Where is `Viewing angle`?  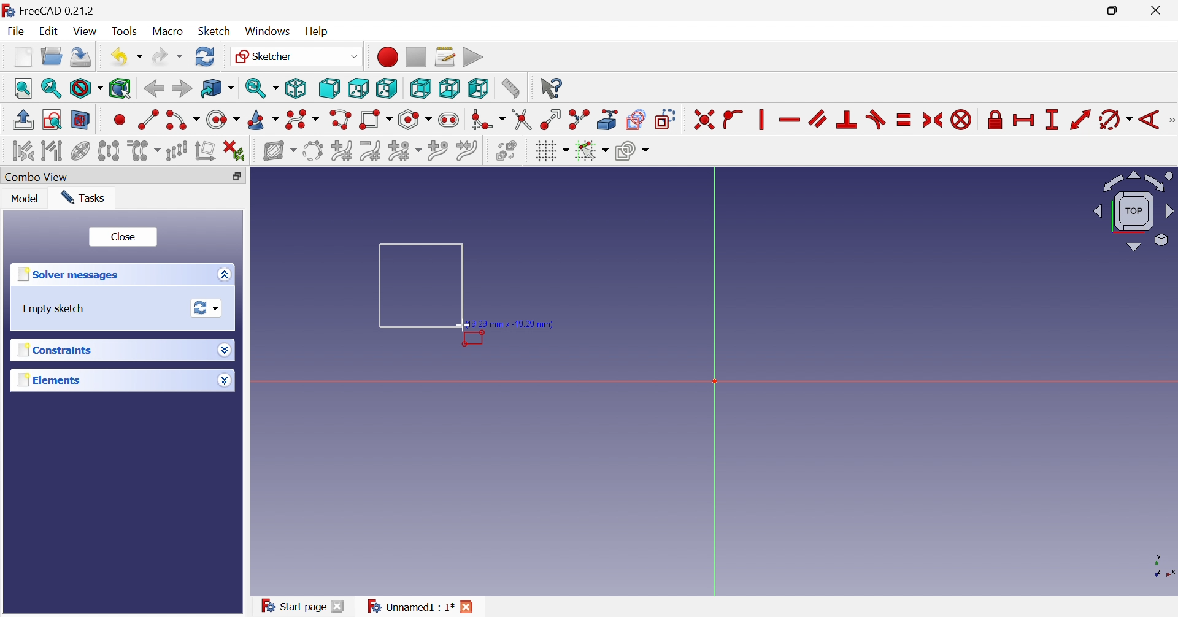 Viewing angle is located at coordinates (1134, 212).